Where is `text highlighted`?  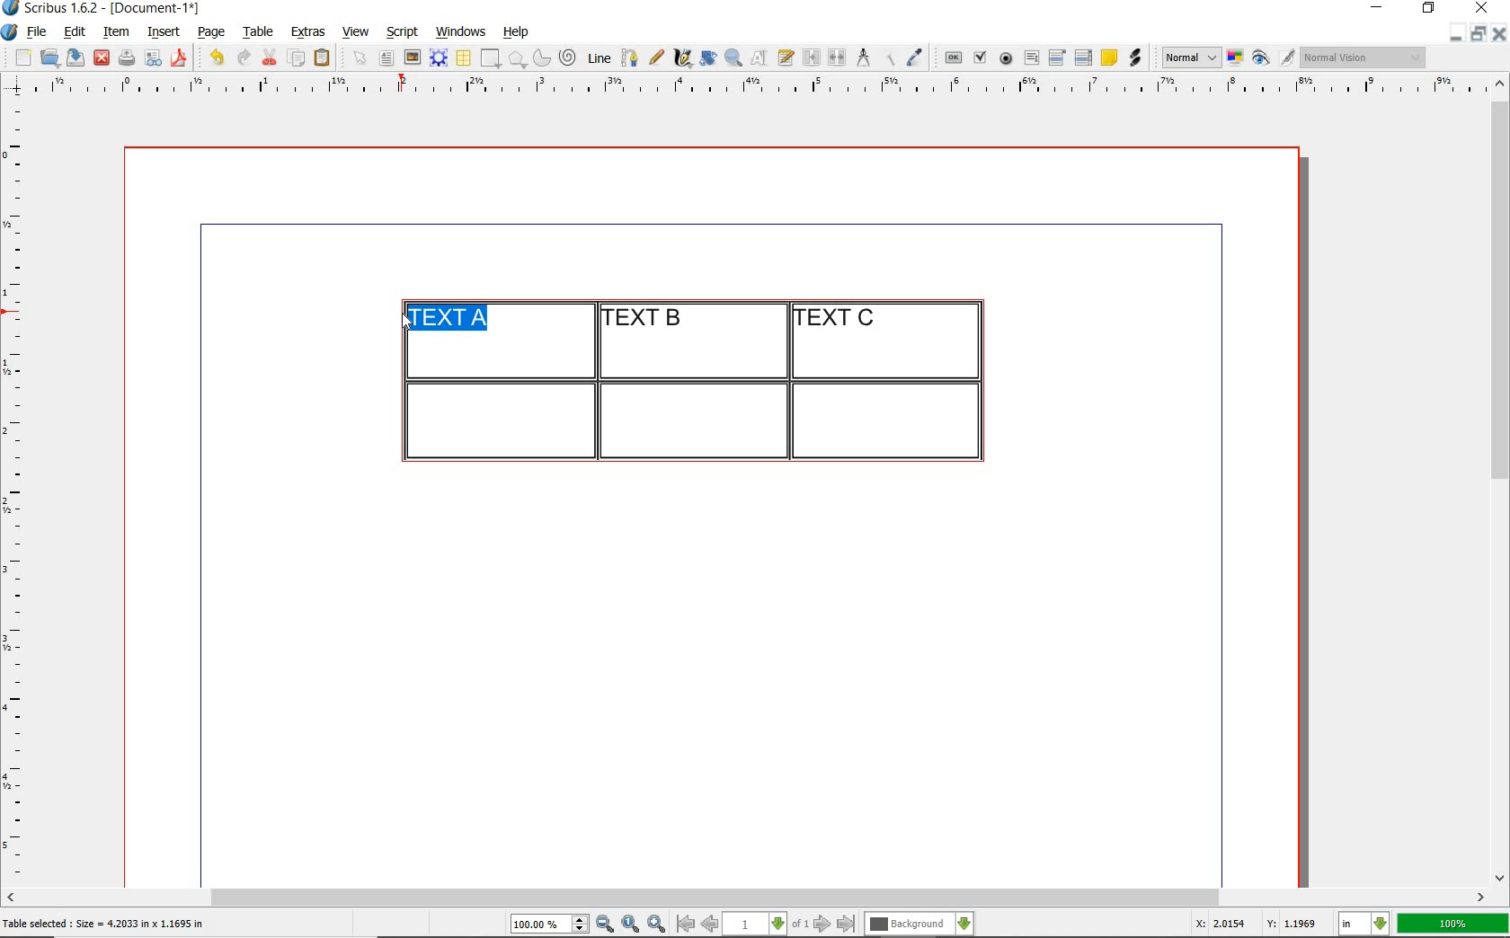
text highlighted is located at coordinates (449, 320).